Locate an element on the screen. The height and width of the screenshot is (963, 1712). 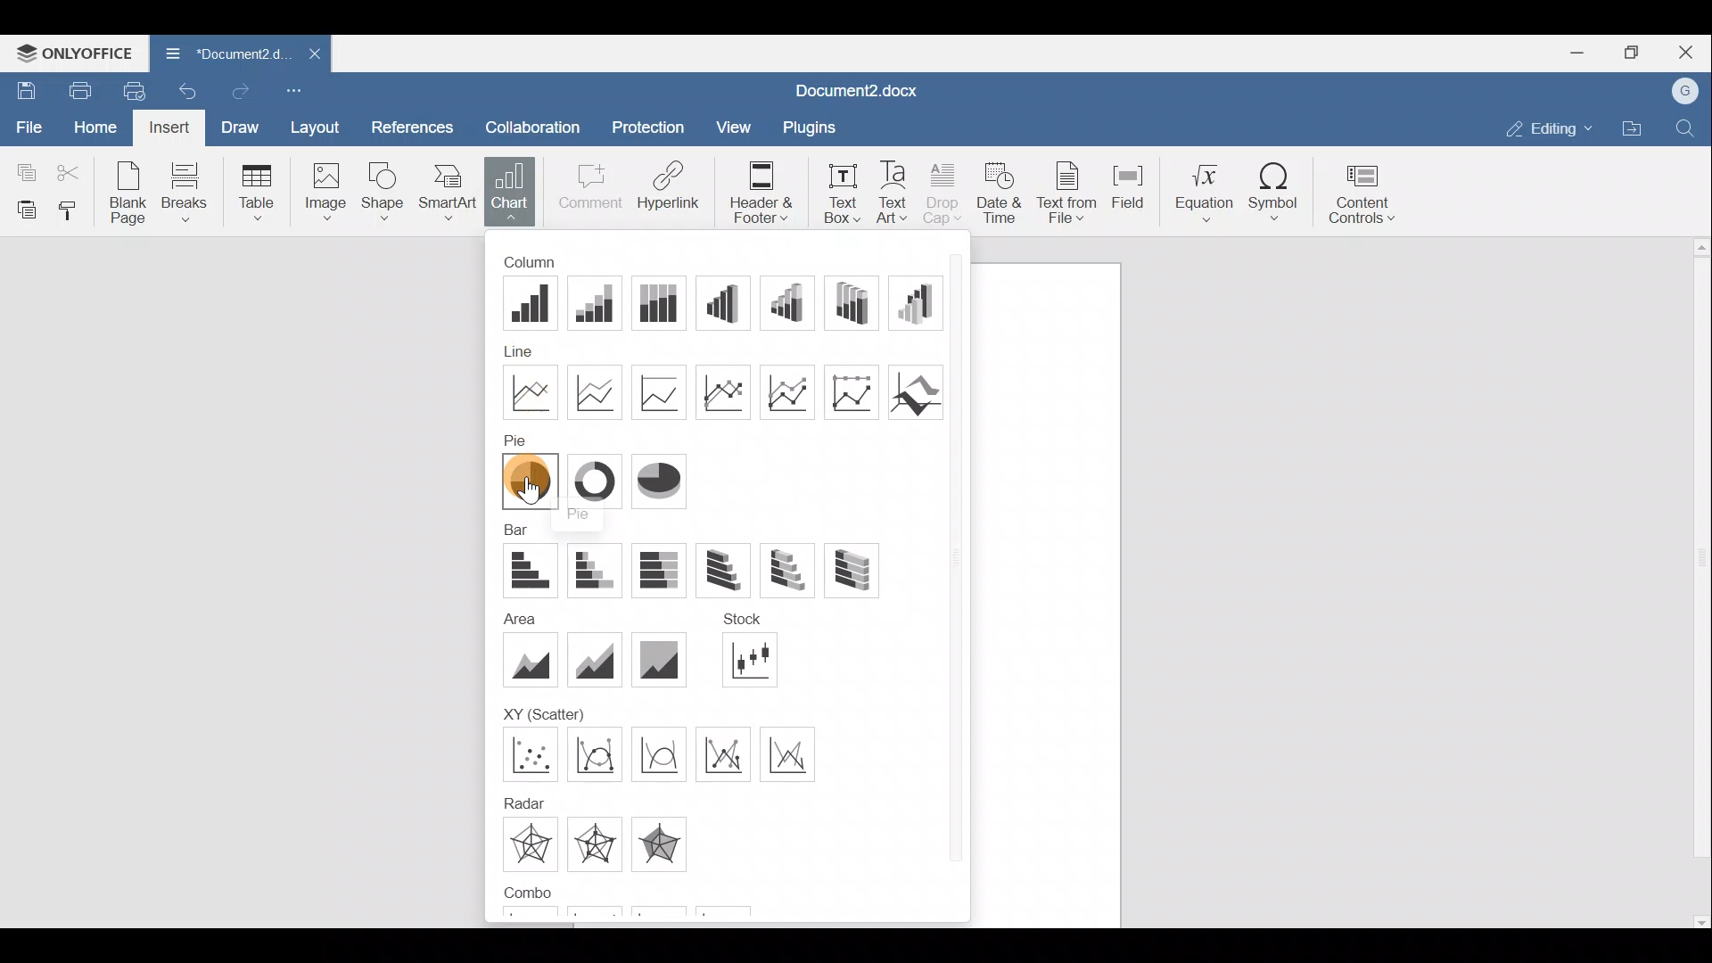
Date & time is located at coordinates (1001, 191).